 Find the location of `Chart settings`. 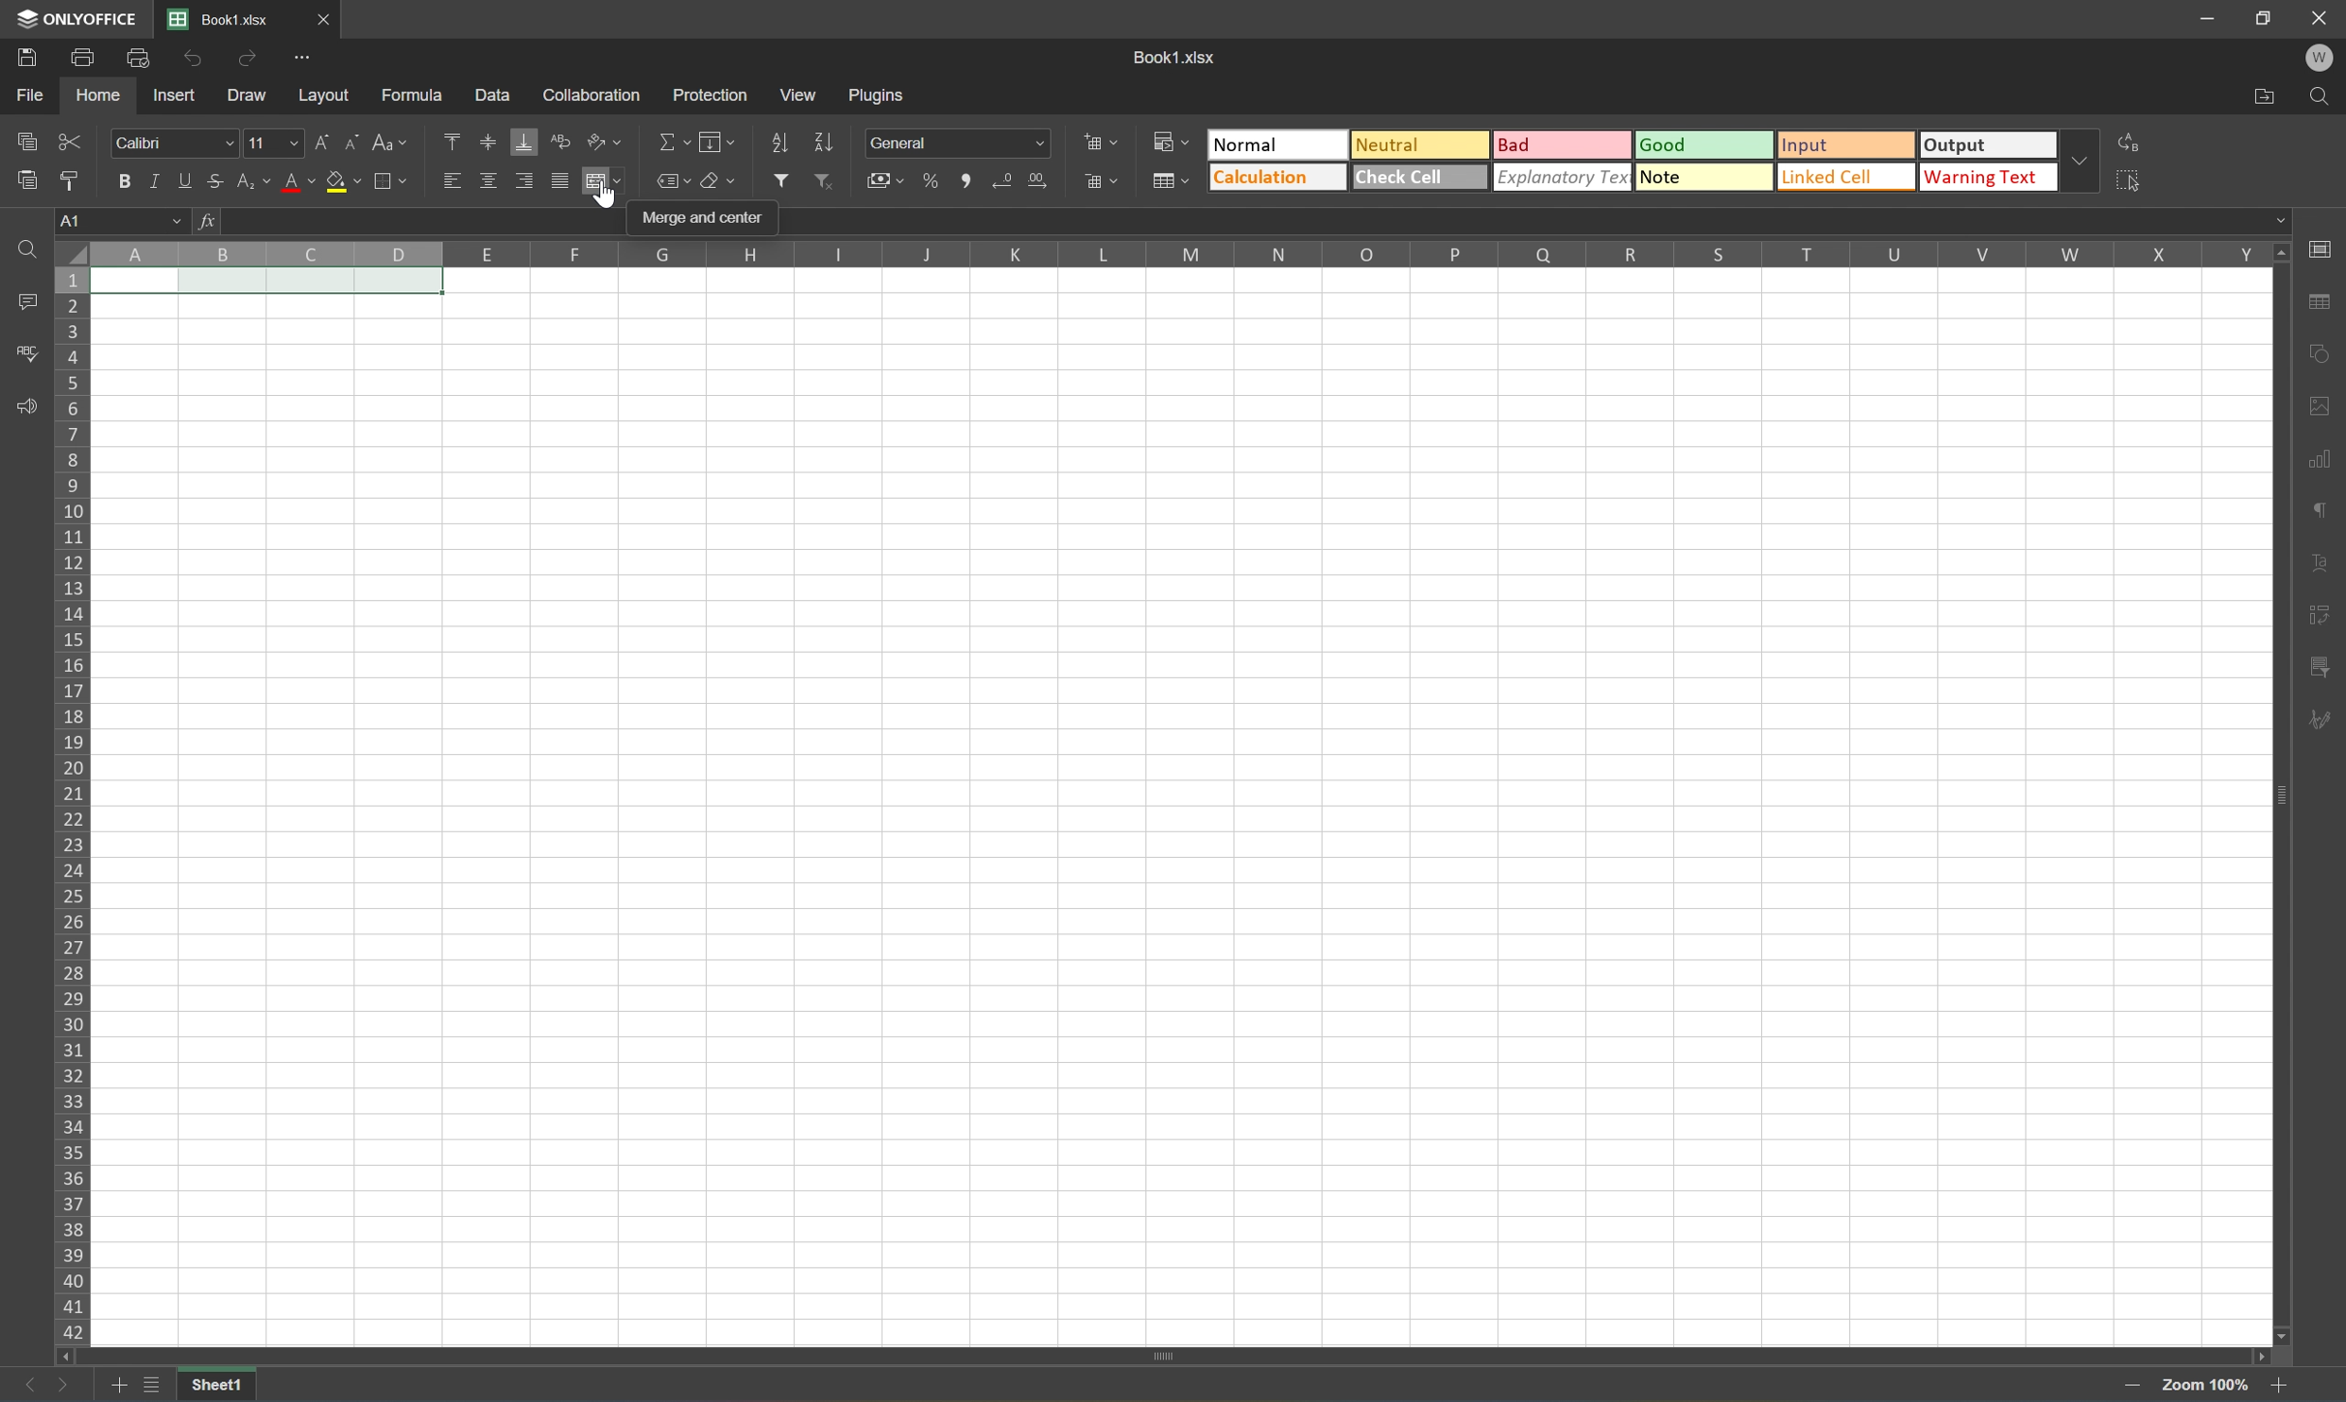

Chart settings is located at coordinates (2317, 458).